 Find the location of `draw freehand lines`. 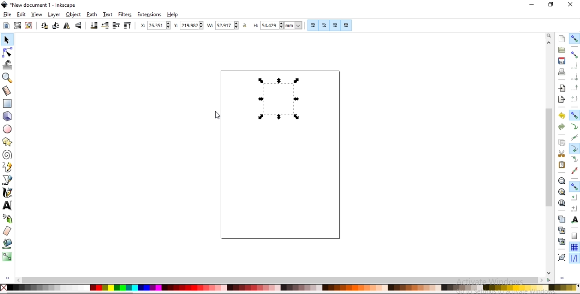

draw freehand lines is located at coordinates (7, 168).